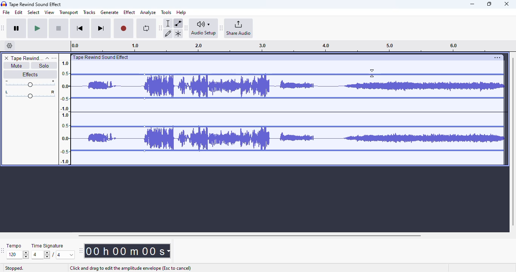 This screenshot has height=272, width=516. What do you see at coordinates (66, 255) in the screenshot?
I see `Max. time signature options` at bounding box center [66, 255].